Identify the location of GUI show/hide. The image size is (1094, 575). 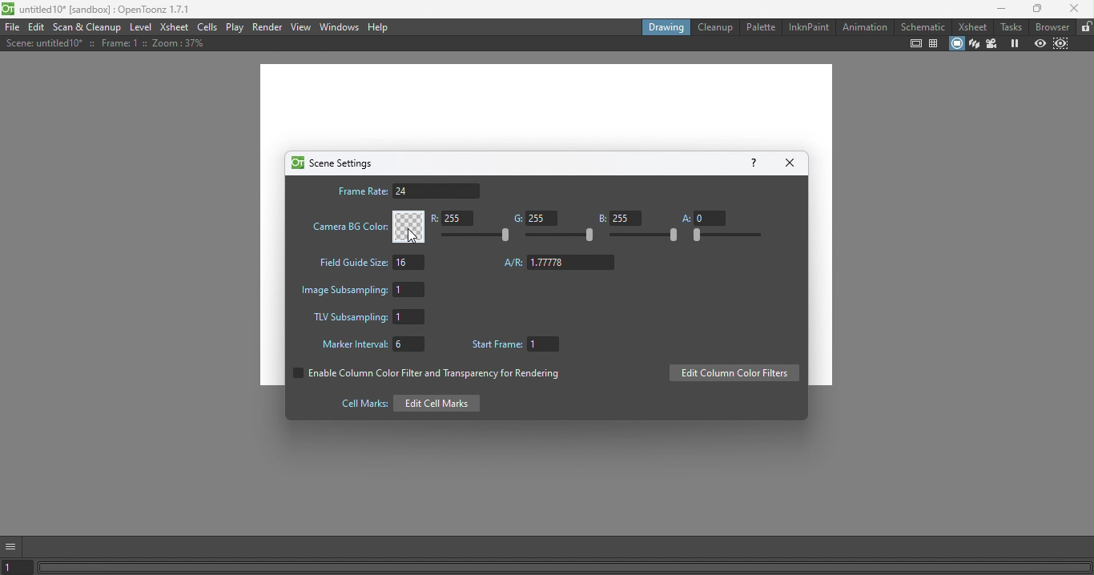
(14, 545).